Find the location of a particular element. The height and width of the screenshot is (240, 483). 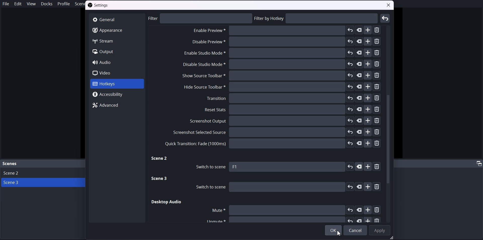

Filtre by hotkey is located at coordinates (316, 18).